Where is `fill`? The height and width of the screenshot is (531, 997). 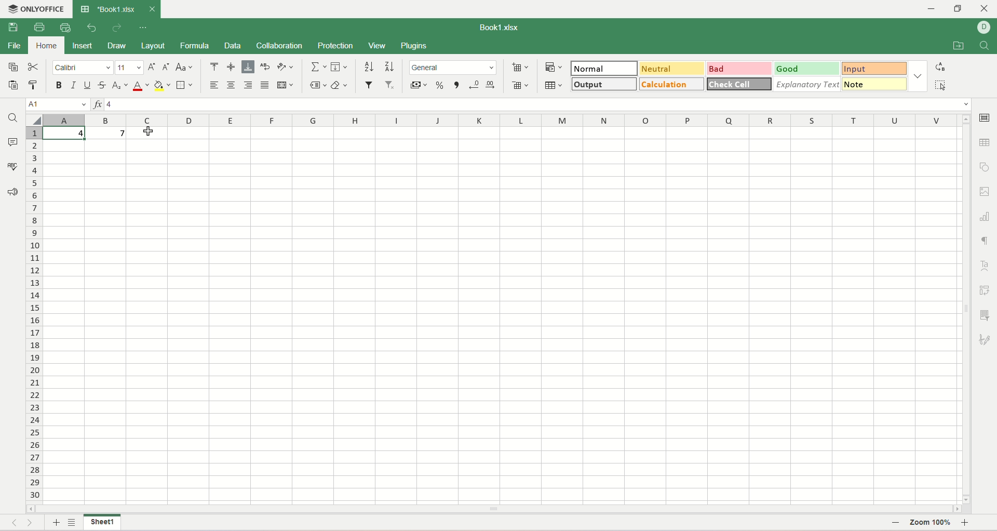
fill is located at coordinates (339, 67).